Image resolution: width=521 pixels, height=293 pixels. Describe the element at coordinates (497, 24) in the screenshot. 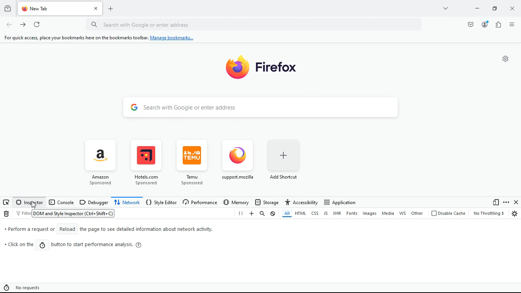

I see `extensions` at that location.